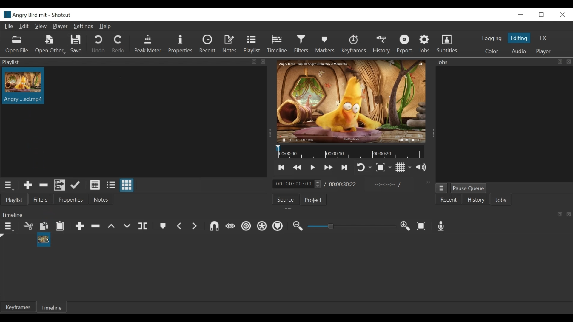 Image resolution: width=573 pixels, height=322 pixels. Describe the element at coordinates (262, 226) in the screenshot. I see `Ripple all tracks` at that location.